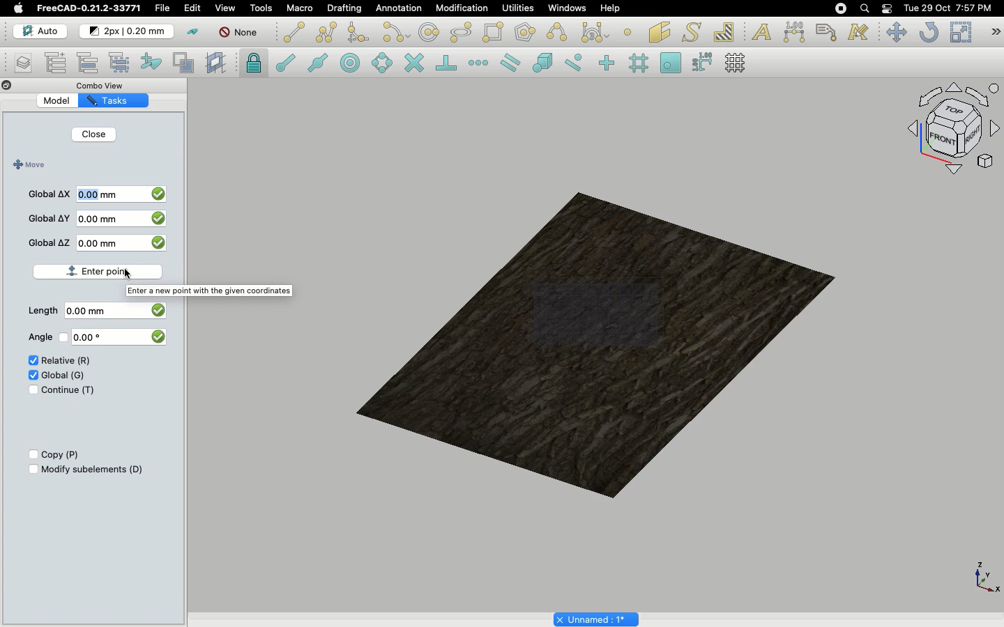  What do you see at coordinates (90, 8) in the screenshot?
I see `FreeCAD` at bounding box center [90, 8].